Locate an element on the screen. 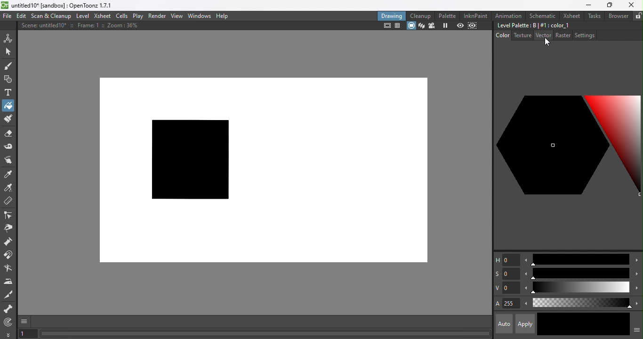 This screenshot has height=339, width=643. InknPaint is located at coordinates (477, 16).